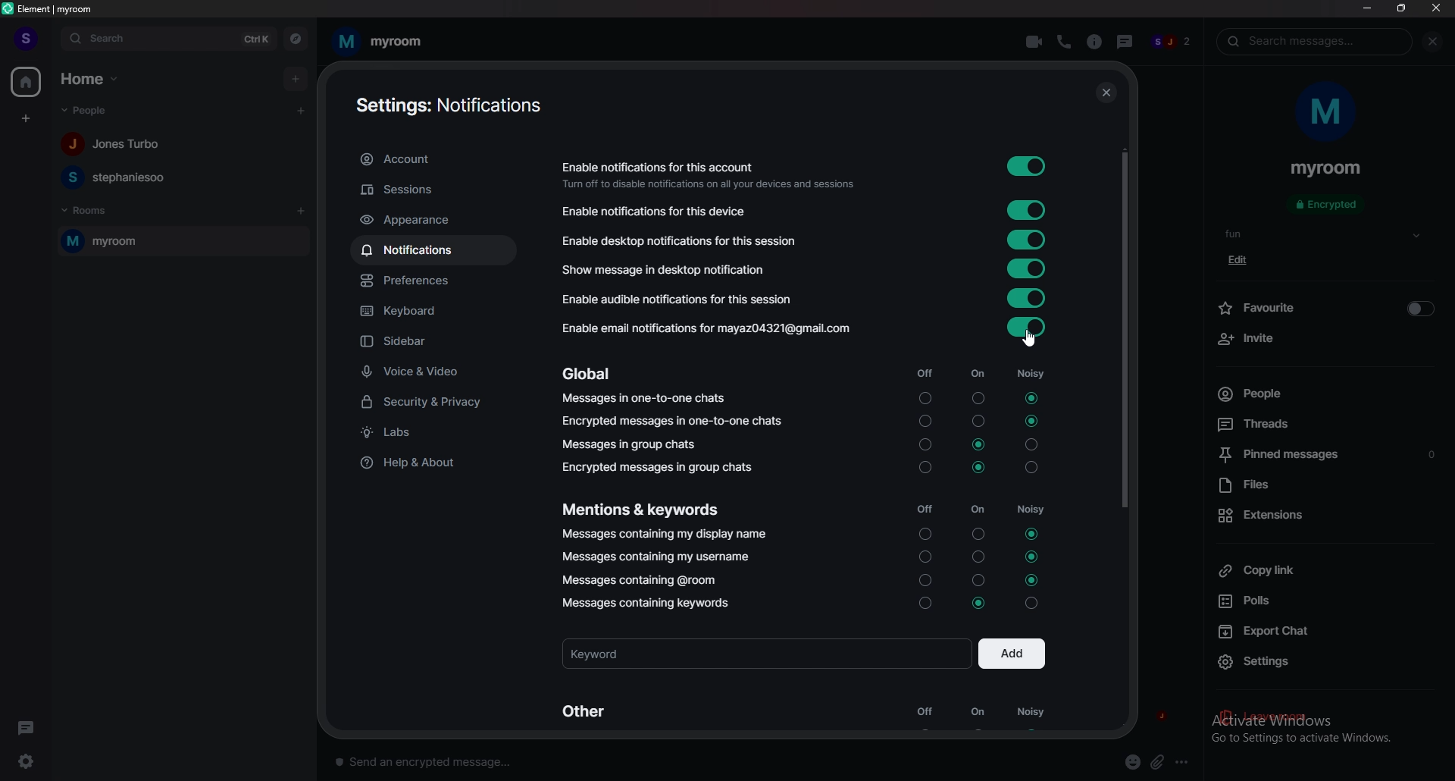 This screenshot has width=1455, height=781. What do you see at coordinates (1321, 601) in the screenshot?
I see `polls` at bounding box center [1321, 601].